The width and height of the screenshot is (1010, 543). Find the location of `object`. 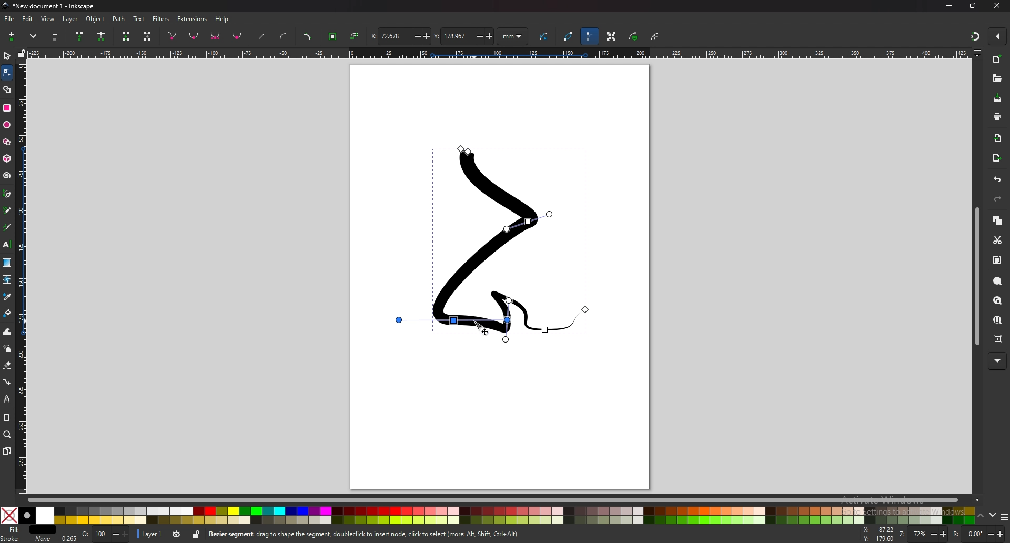

object is located at coordinates (95, 18).